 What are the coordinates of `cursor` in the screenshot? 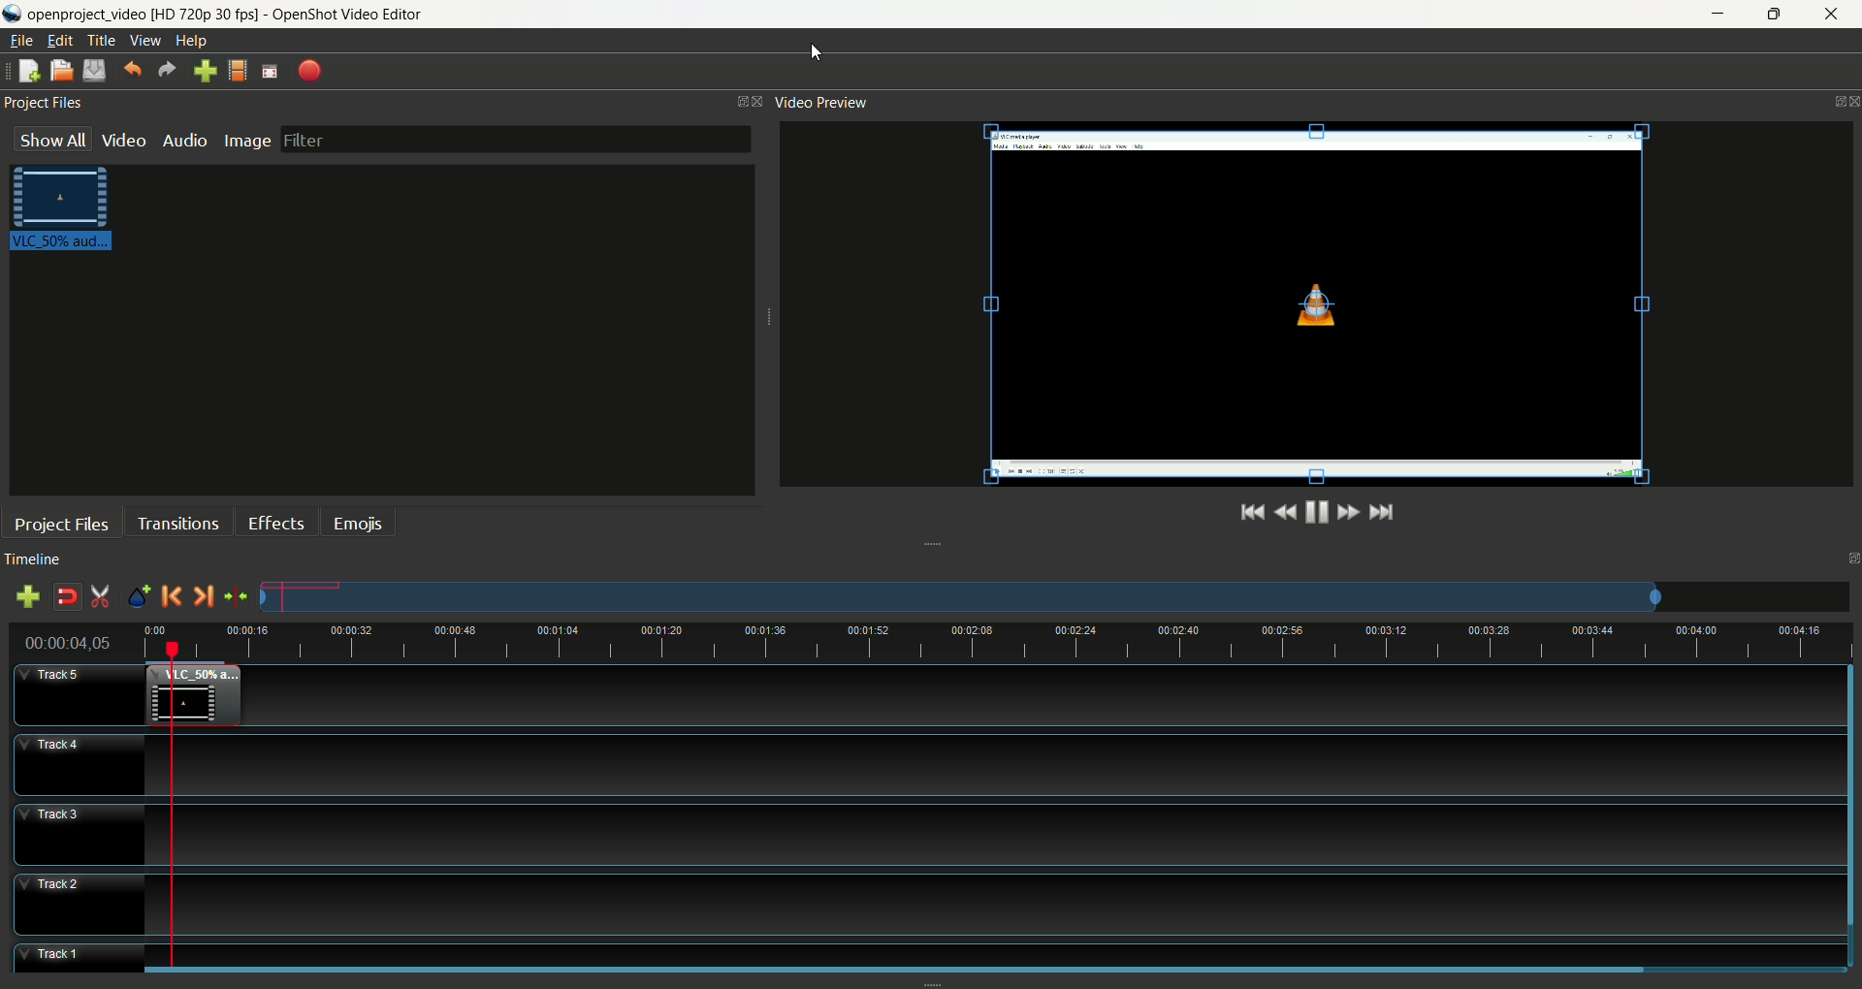 It's located at (146, 651).